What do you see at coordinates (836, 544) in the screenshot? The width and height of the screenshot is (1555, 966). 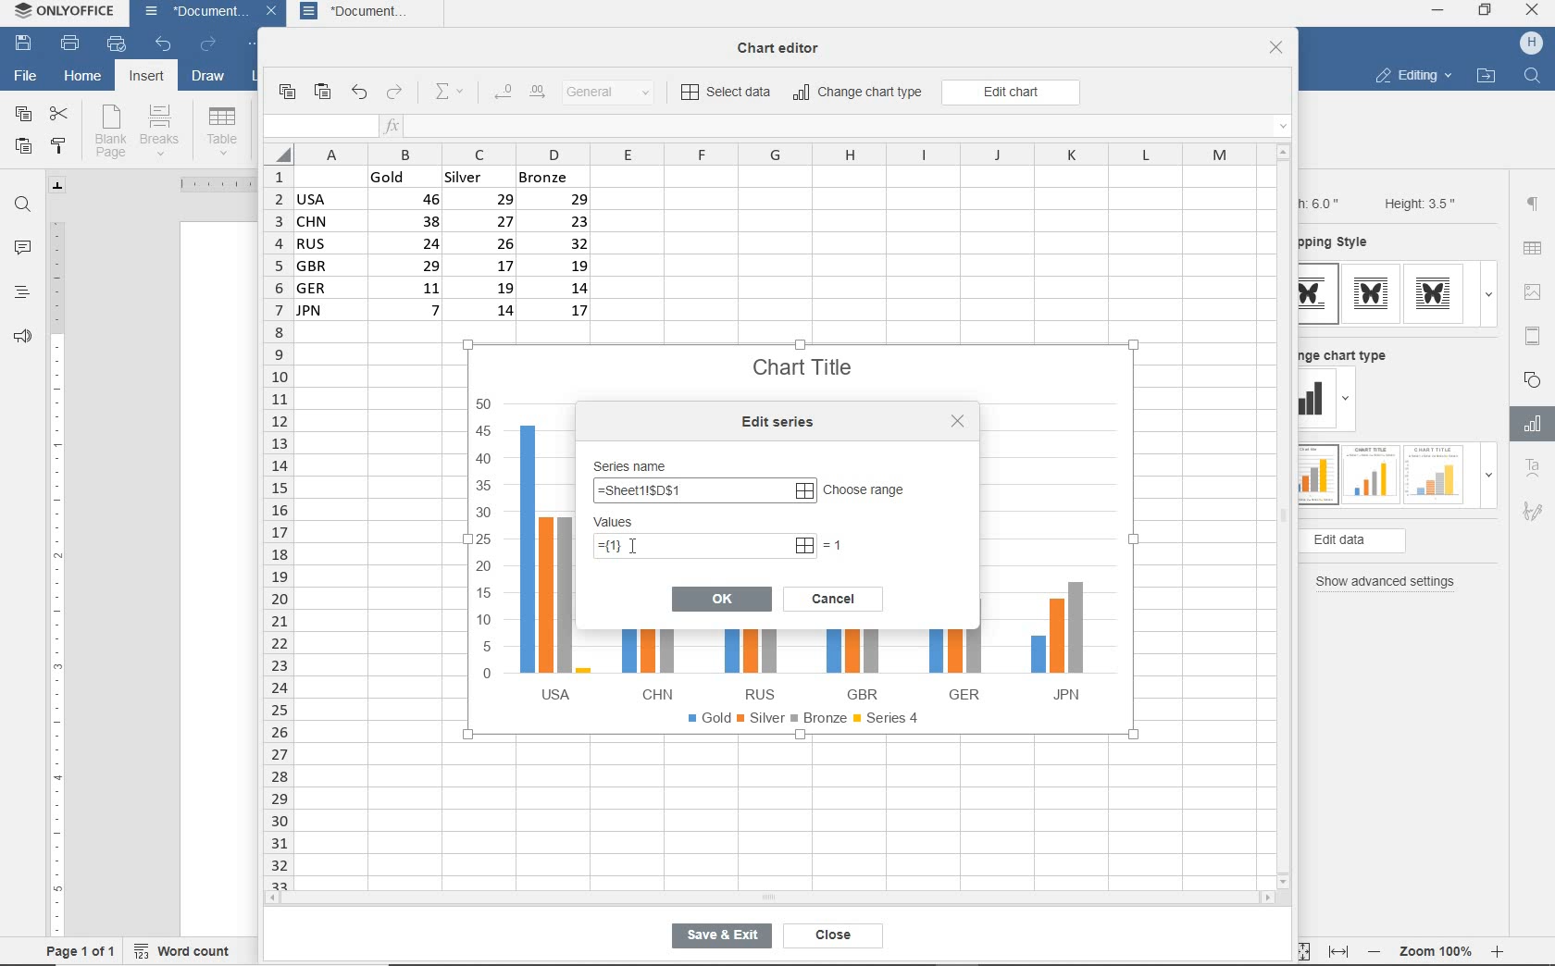 I see `=1` at bounding box center [836, 544].